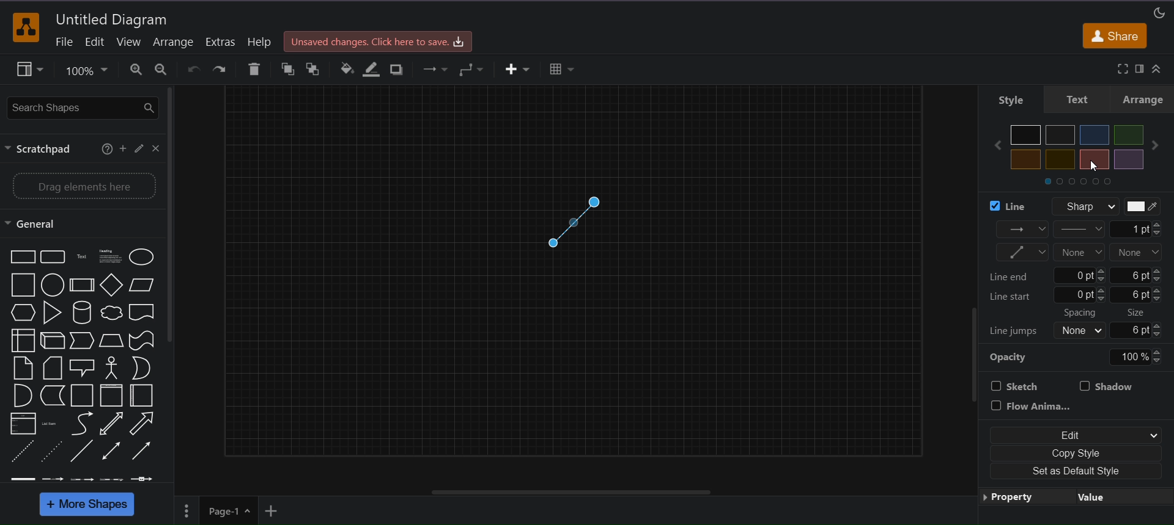 This screenshot has width=1174, height=525. Describe the element at coordinates (1073, 455) in the screenshot. I see `copy style` at that location.